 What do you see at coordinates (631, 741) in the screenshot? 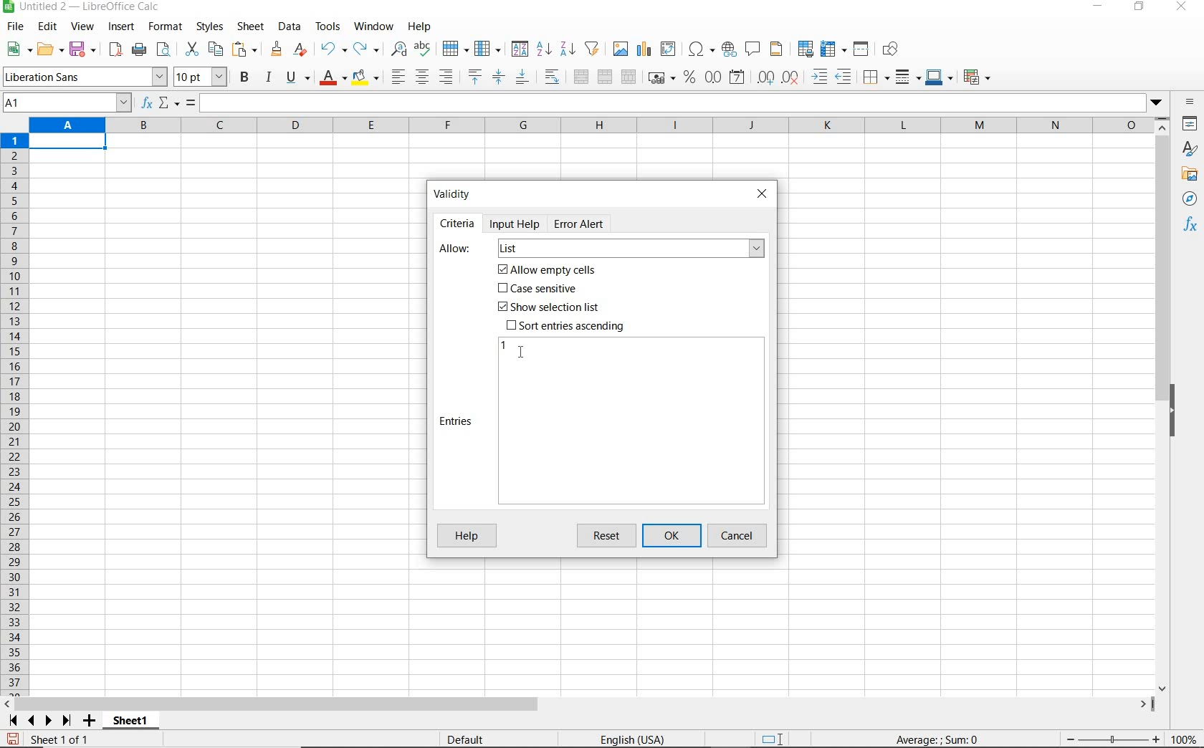
I see `text language` at bounding box center [631, 741].